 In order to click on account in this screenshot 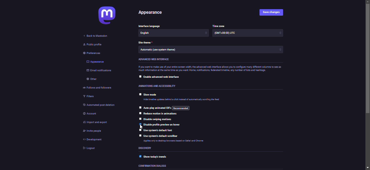, I will do `click(92, 113)`.